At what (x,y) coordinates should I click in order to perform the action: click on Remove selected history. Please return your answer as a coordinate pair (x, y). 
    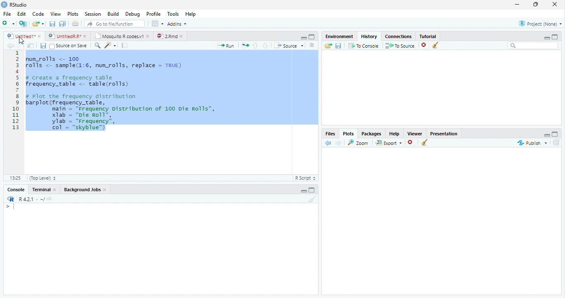
    Looking at the image, I should click on (424, 45).